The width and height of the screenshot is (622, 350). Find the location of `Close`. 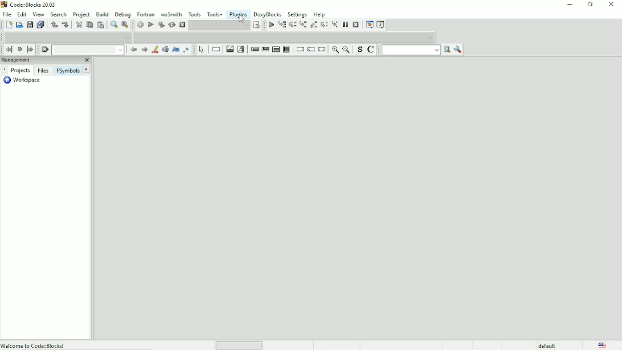

Close is located at coordinates (612, 5).